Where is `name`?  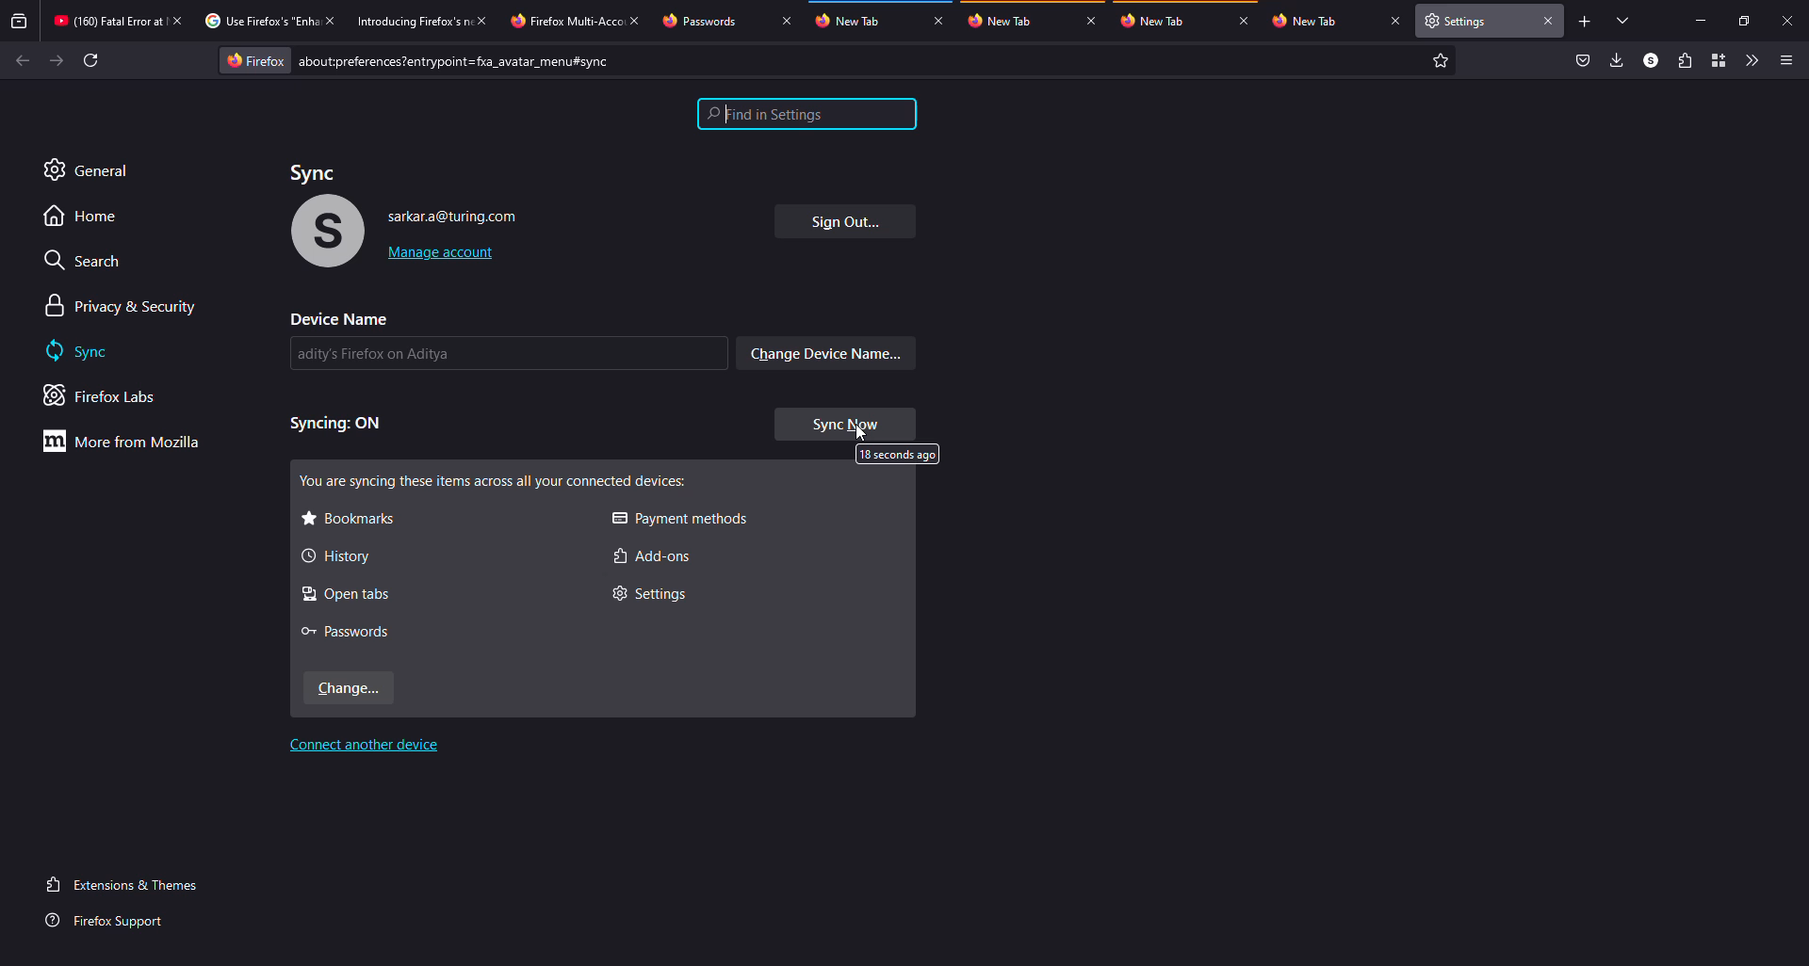 name is located at coordinates (507, 353).